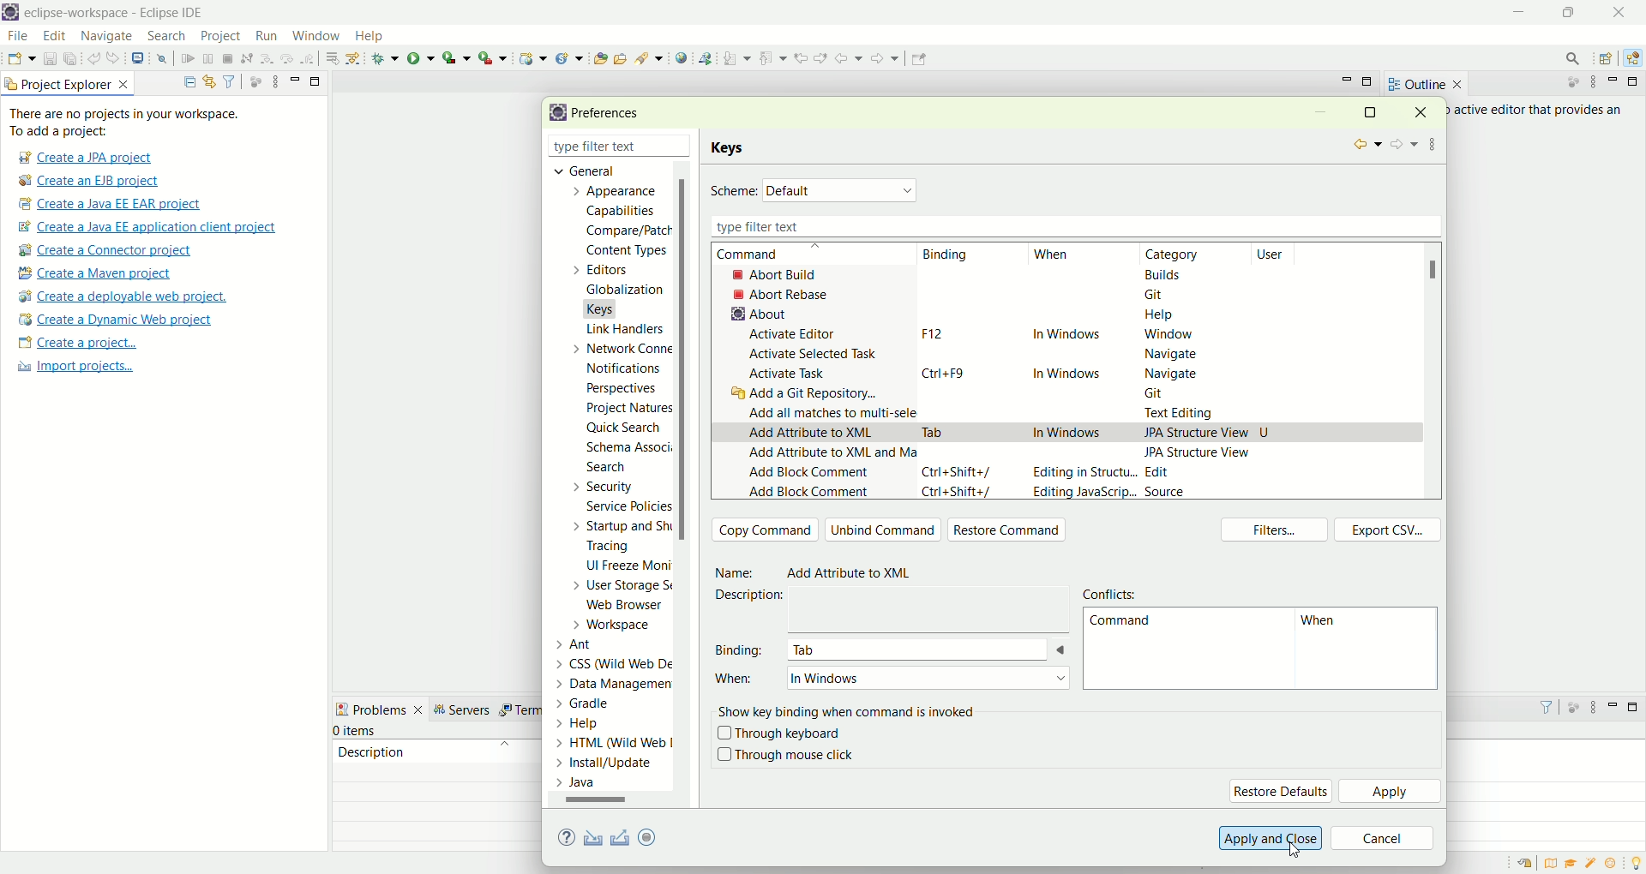 The image size is (1646, 874). What do you see at coordinates (1369, 83) in the screenshot?
I see `maximize` at bounding box center [1369, 83].